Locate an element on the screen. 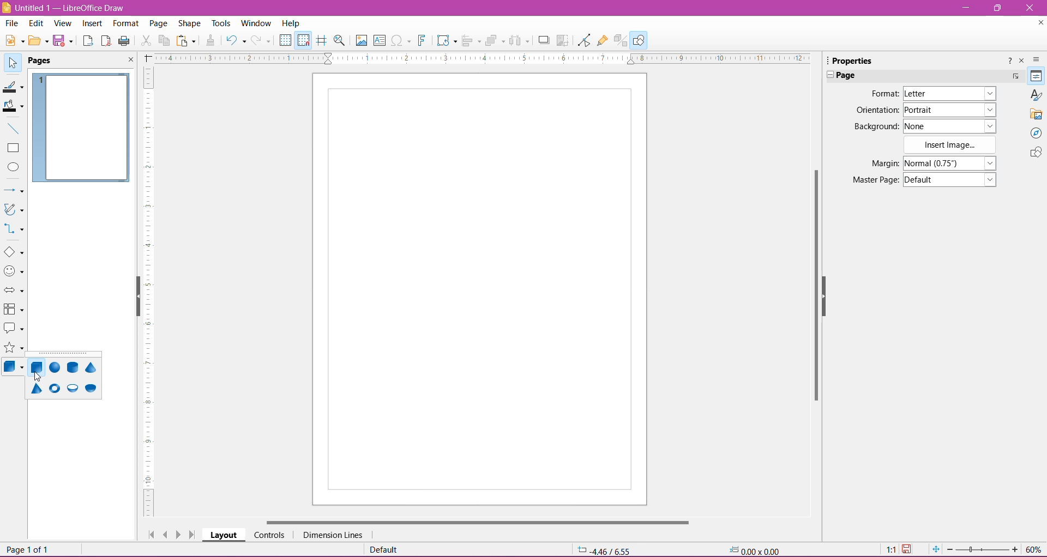 Image resolution: width=1047 pixels, height=557 pixels. Master Page is located at coordinates (874, 179).